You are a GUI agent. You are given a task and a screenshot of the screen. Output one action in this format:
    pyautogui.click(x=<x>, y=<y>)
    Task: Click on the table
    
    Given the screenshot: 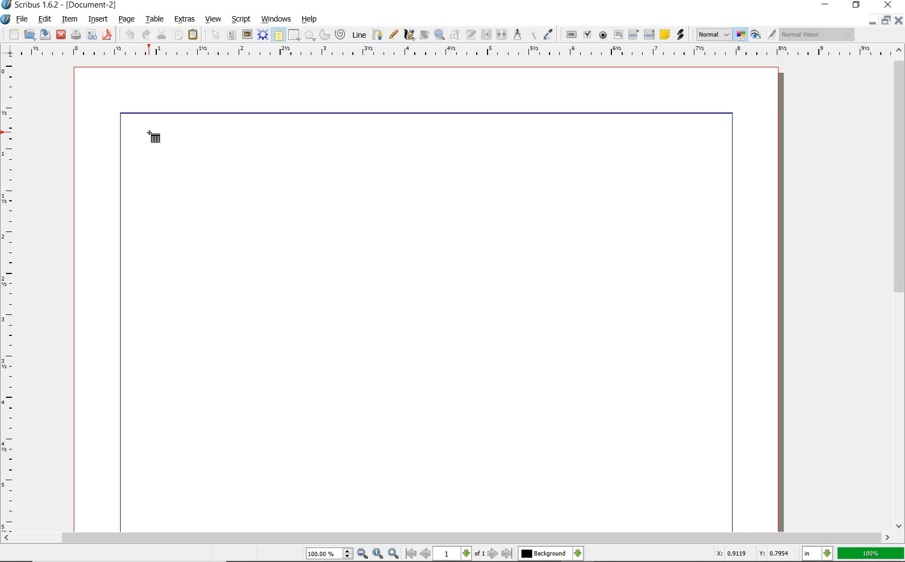 What is the action you would take?
    pyautogui.click(x=156, y=20)
    